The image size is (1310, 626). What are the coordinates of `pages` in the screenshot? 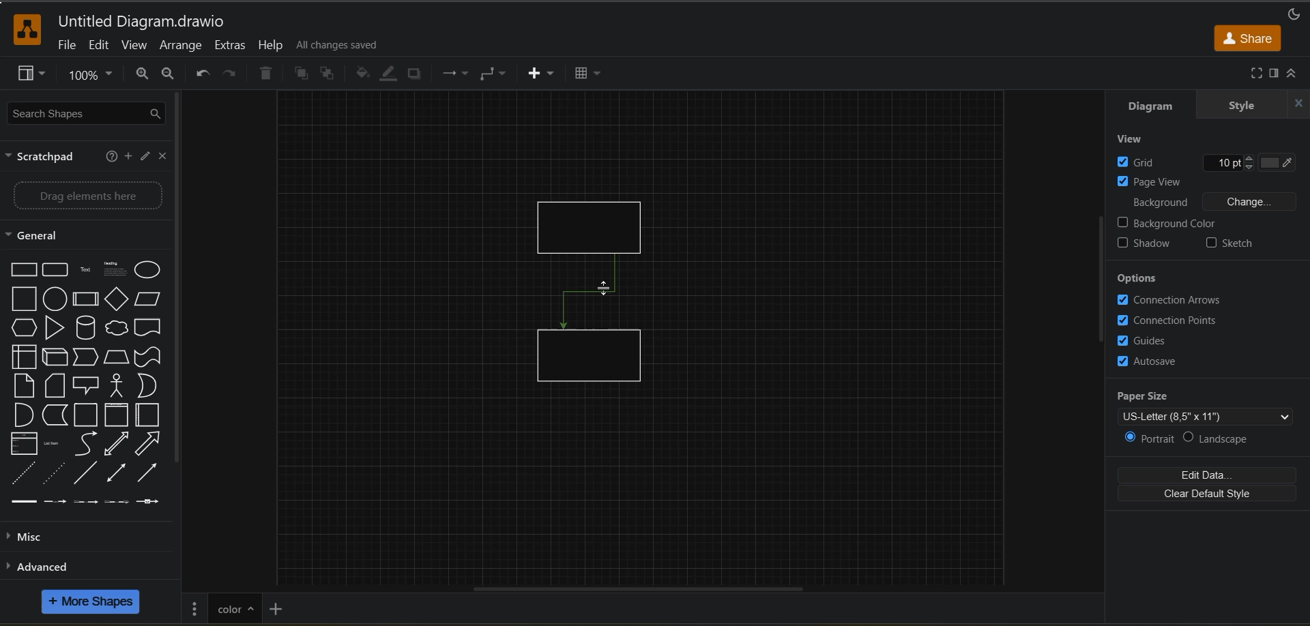 It's located at (195, 607).